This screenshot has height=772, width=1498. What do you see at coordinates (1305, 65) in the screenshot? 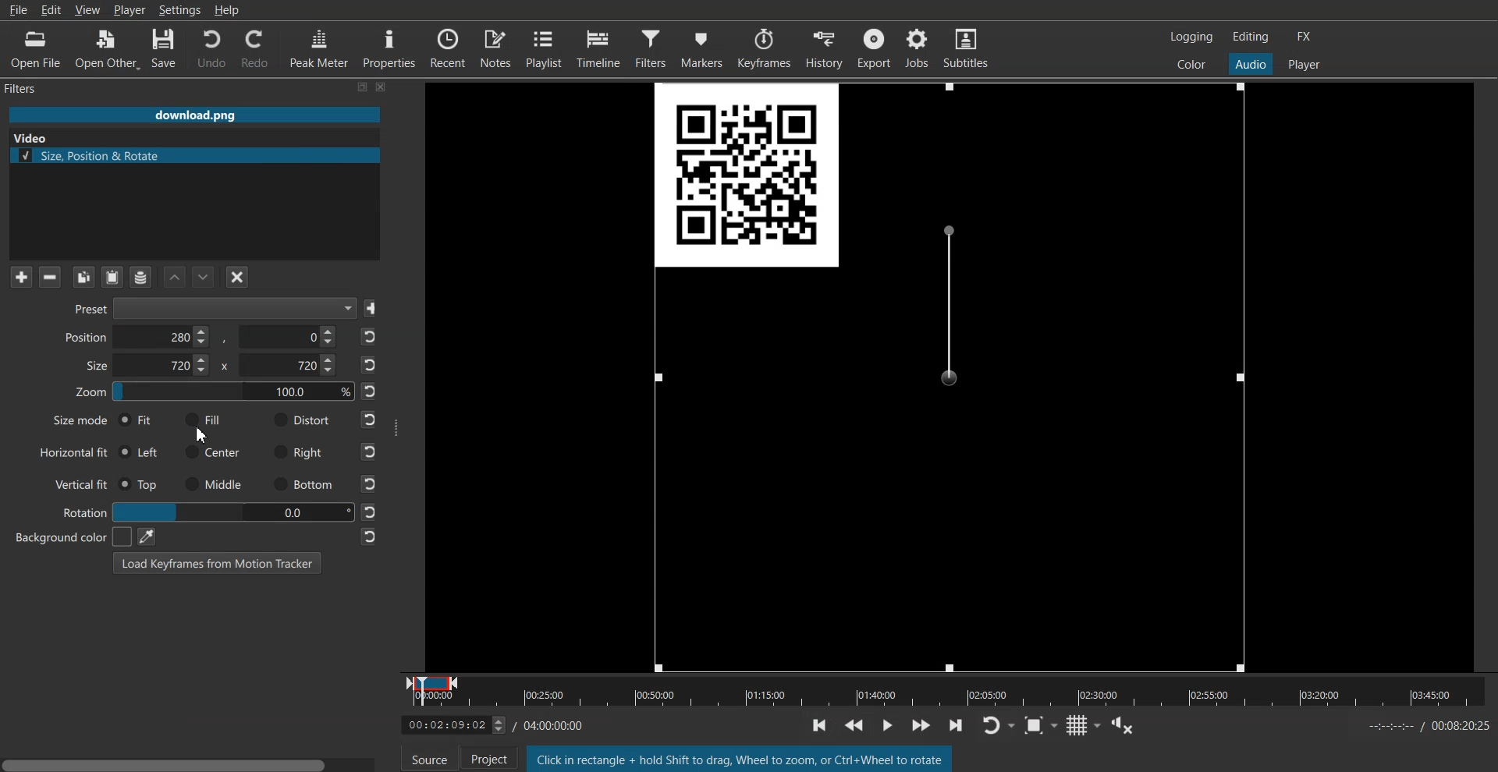
I see `Switch to the Player one layout` at bounding box center [1305, 65].